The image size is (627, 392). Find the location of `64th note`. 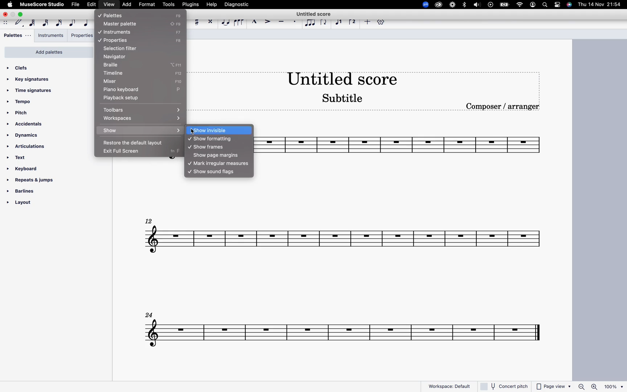

64th note is located at coordinates (32, 23).